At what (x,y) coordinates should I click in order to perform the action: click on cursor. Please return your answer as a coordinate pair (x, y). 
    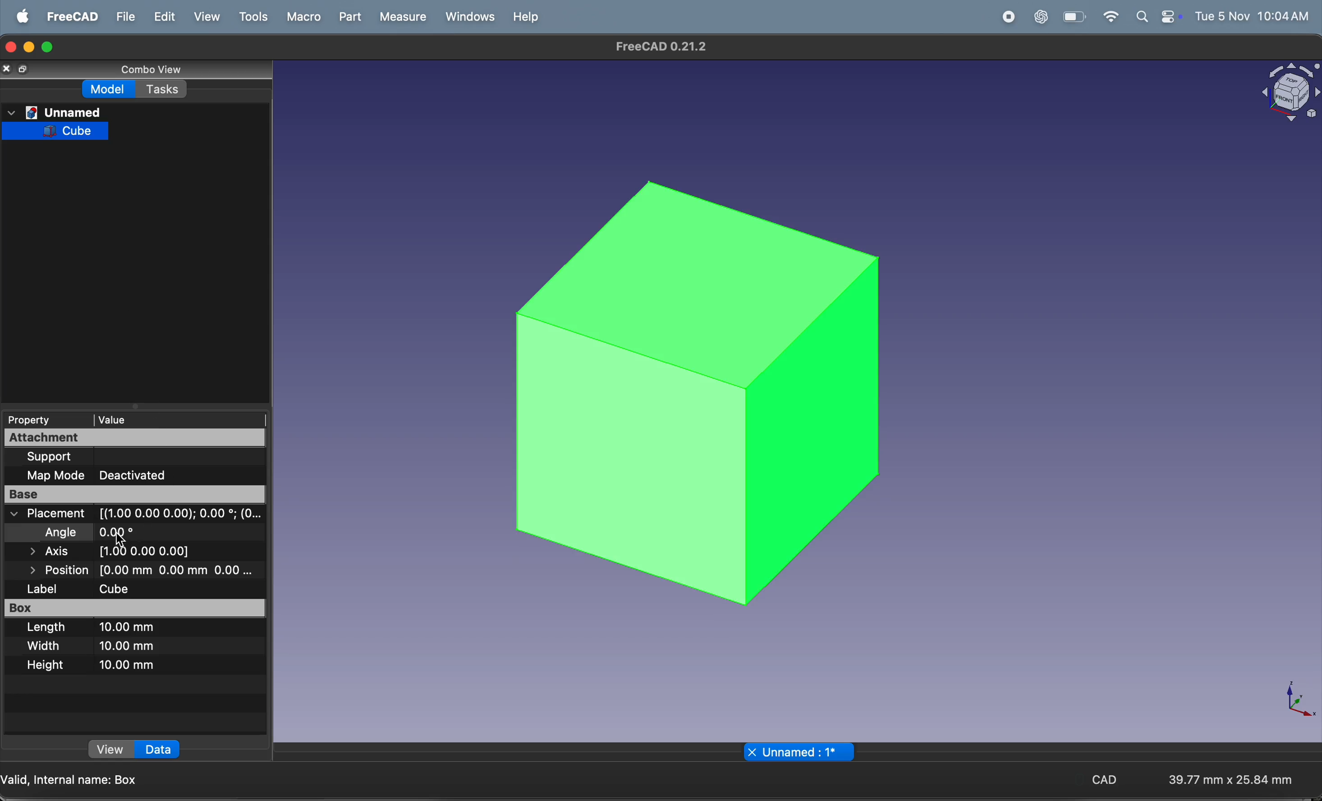
    Looking at the image, I should click on (121, 541).